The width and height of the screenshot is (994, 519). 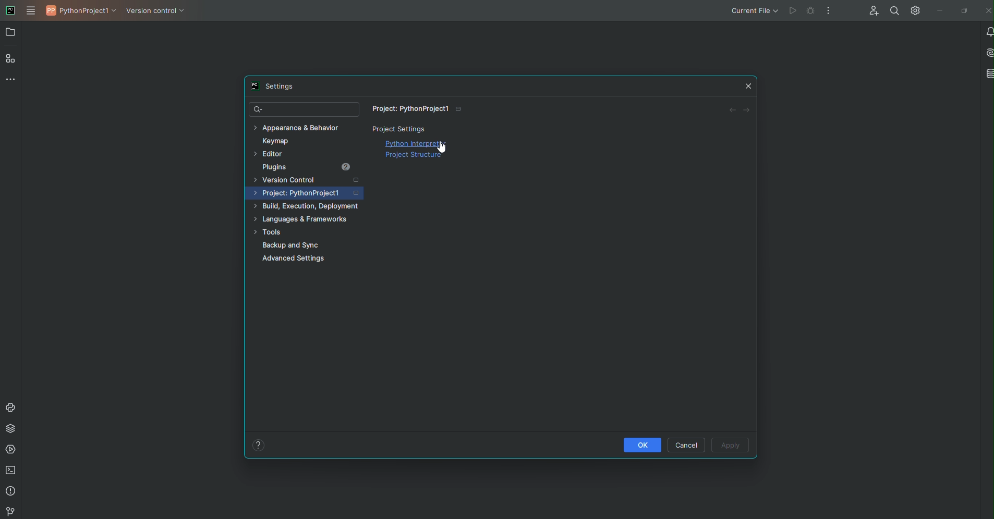 I want to click on Database, so click(x=987, y=72).